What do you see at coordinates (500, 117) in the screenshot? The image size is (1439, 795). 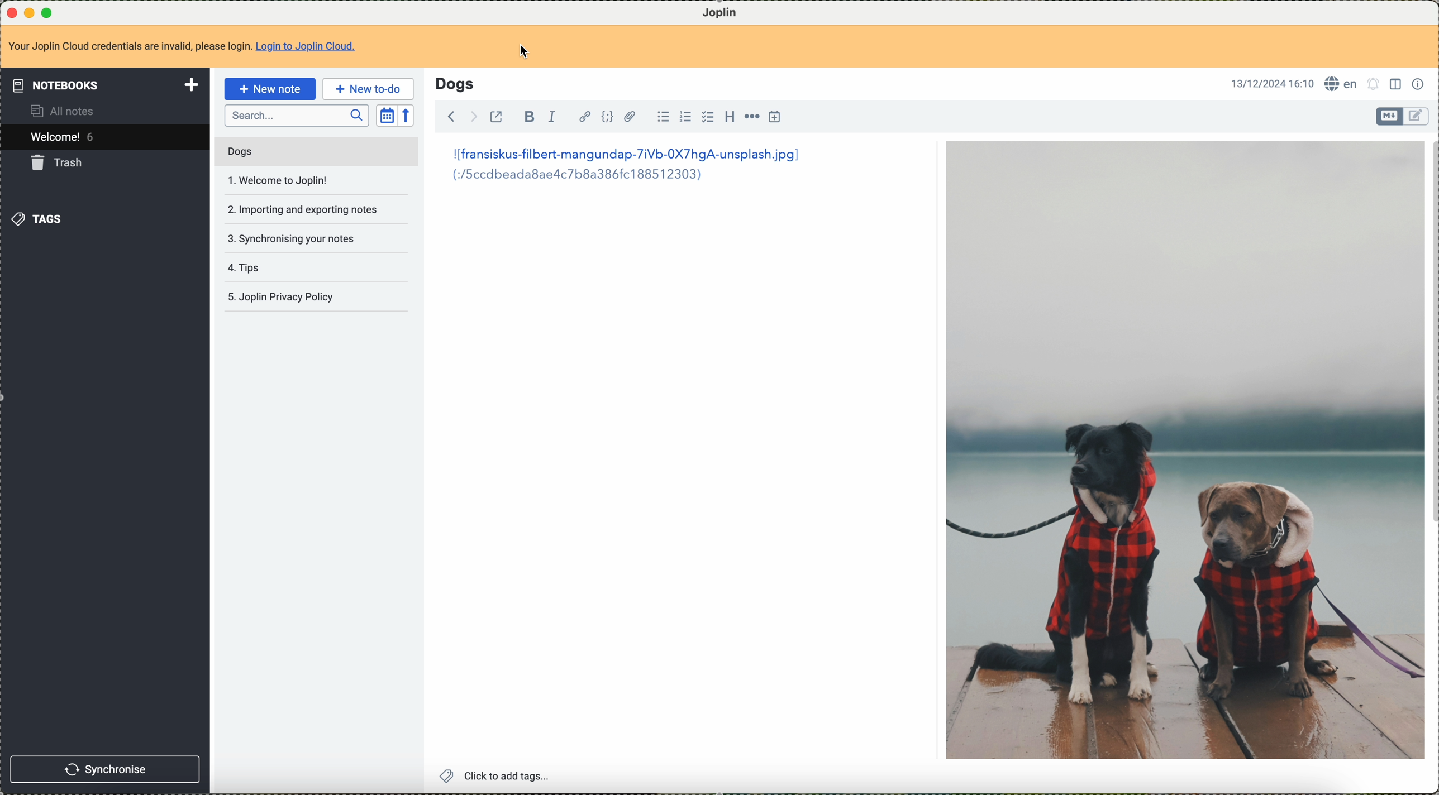 I see `toggle external editing` at bounding box center [500, 117].